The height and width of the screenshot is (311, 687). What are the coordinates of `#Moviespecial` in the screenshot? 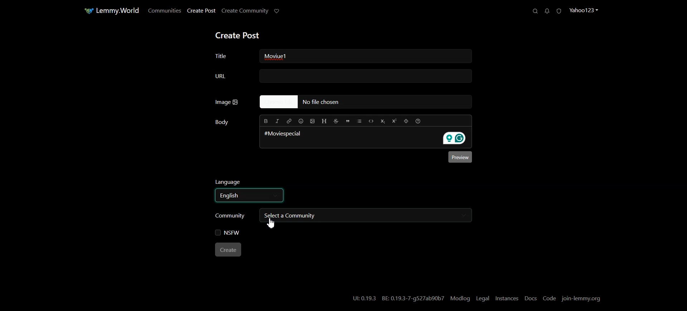 It's located at (290, 133).